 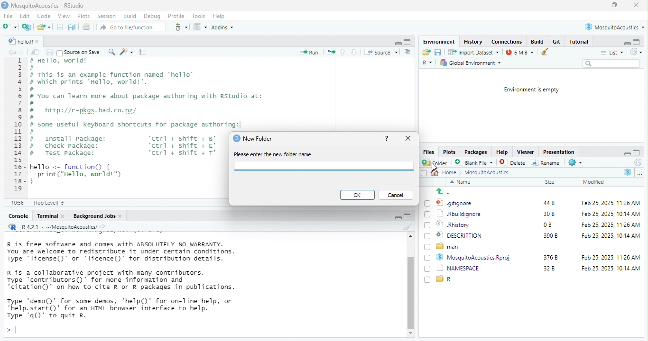 I want to click on R is free software and comes with ABSOLUTELY NO WARRANTY.
You are welcome to redistribute it under certain conditions.
Type 'Ticense()' or 'licence()’ for distribution details.

R is a collaborative project with many contributors.

Type ‘contributors()’ for more information and

“citation()’ on how to cite R or R packages in publications.
Type ‘demo()' for some demos, ‘'help()’ for on-line help, or
“help. start()’ for an HTML browser interface to help.

Type 'q0)" to quit R., so click(x=139, y=277).